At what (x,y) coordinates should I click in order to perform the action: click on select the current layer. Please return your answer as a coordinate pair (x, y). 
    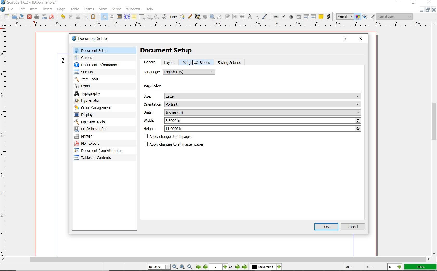
    Looking at the image, I should click on (266, 267).